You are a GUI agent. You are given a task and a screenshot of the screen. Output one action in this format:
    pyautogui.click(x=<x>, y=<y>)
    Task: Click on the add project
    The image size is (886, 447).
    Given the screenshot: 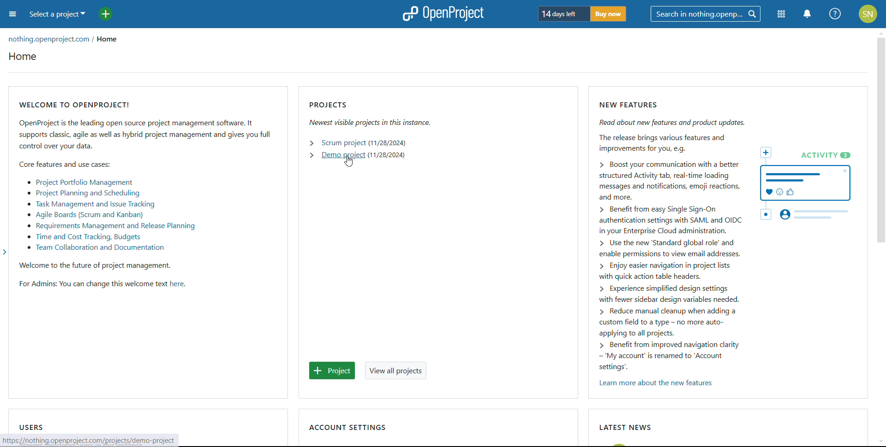 What is the action you would take?
    pyautogui.click(x=333, y=371)
    